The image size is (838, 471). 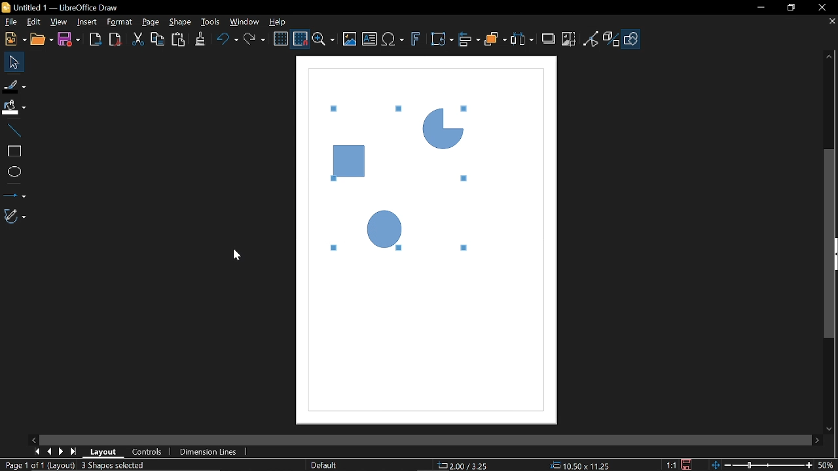 I want to click on Export as pdf, so click(x=117, y=40).